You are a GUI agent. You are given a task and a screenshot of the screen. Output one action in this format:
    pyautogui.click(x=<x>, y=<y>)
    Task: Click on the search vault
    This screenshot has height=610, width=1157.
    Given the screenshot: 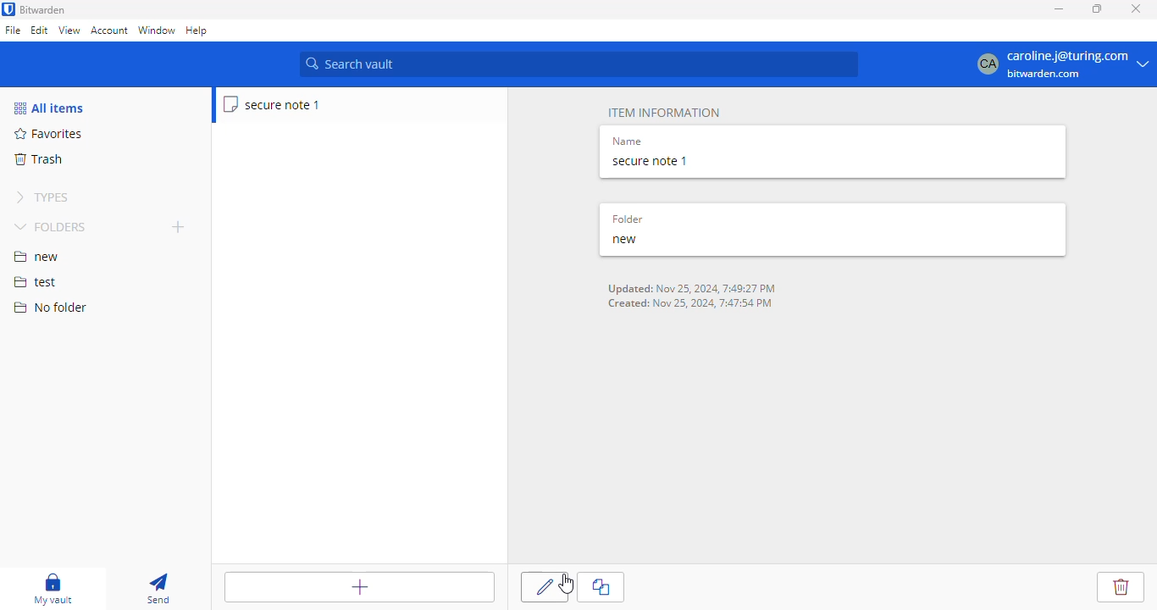 What is the action you would take?
    pyautogui.click(x=578, y=64)
    